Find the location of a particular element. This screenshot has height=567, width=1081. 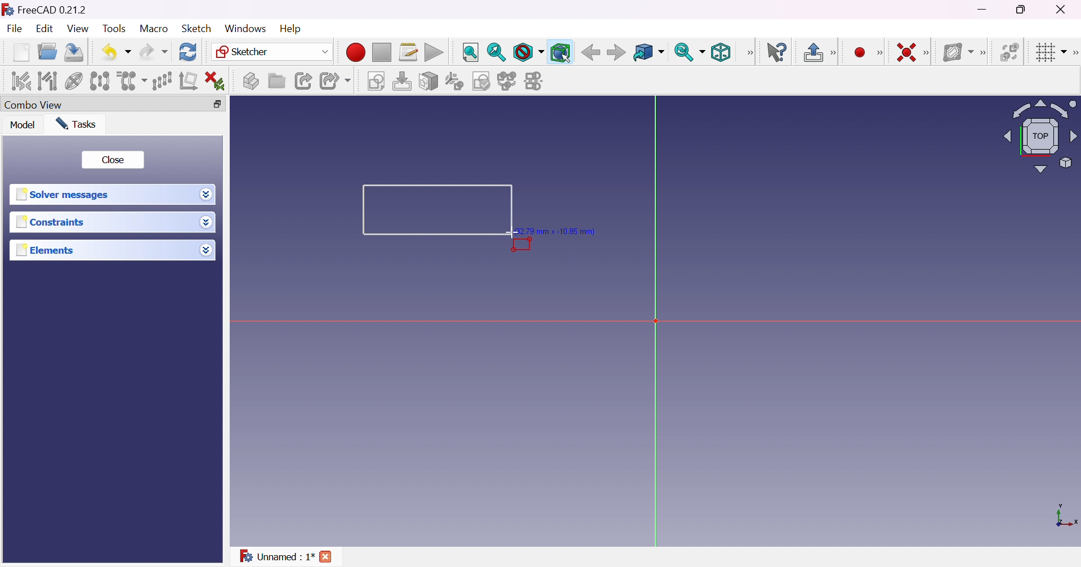

Edit is located at coordinates (45, 29).